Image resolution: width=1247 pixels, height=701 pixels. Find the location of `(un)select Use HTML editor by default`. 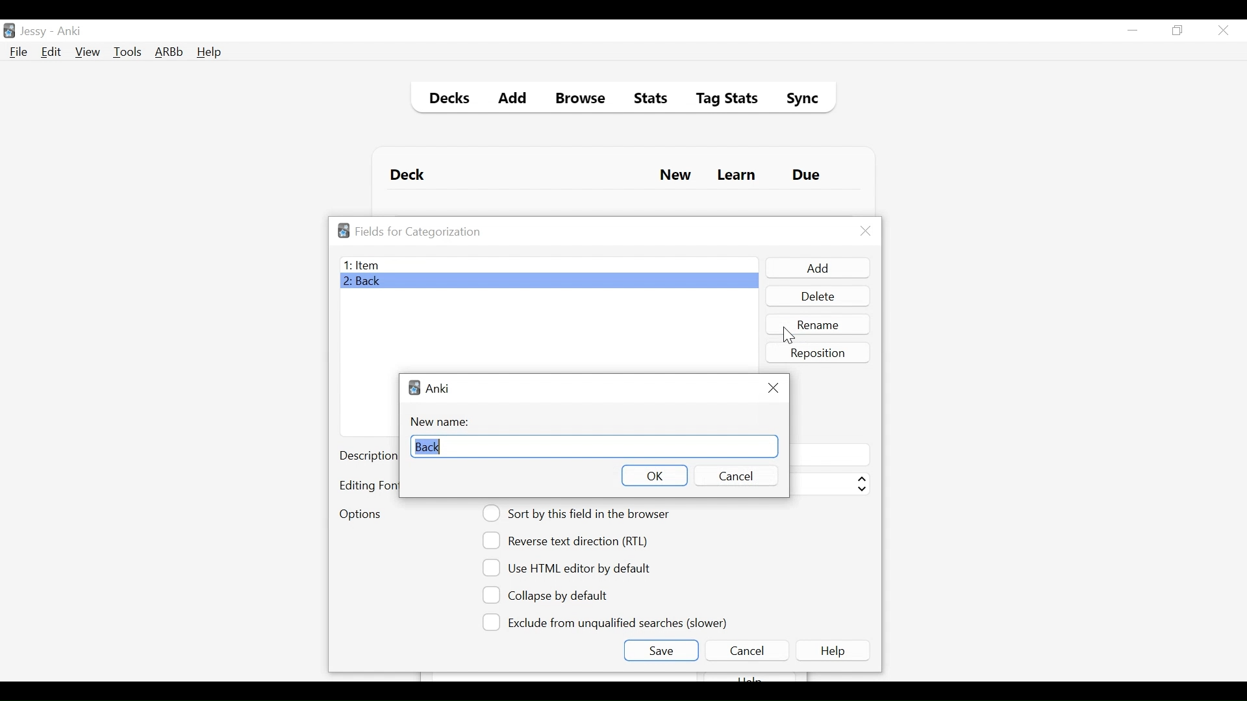

(un)select Use HTML editor by default is located at coordinates (570, 567).